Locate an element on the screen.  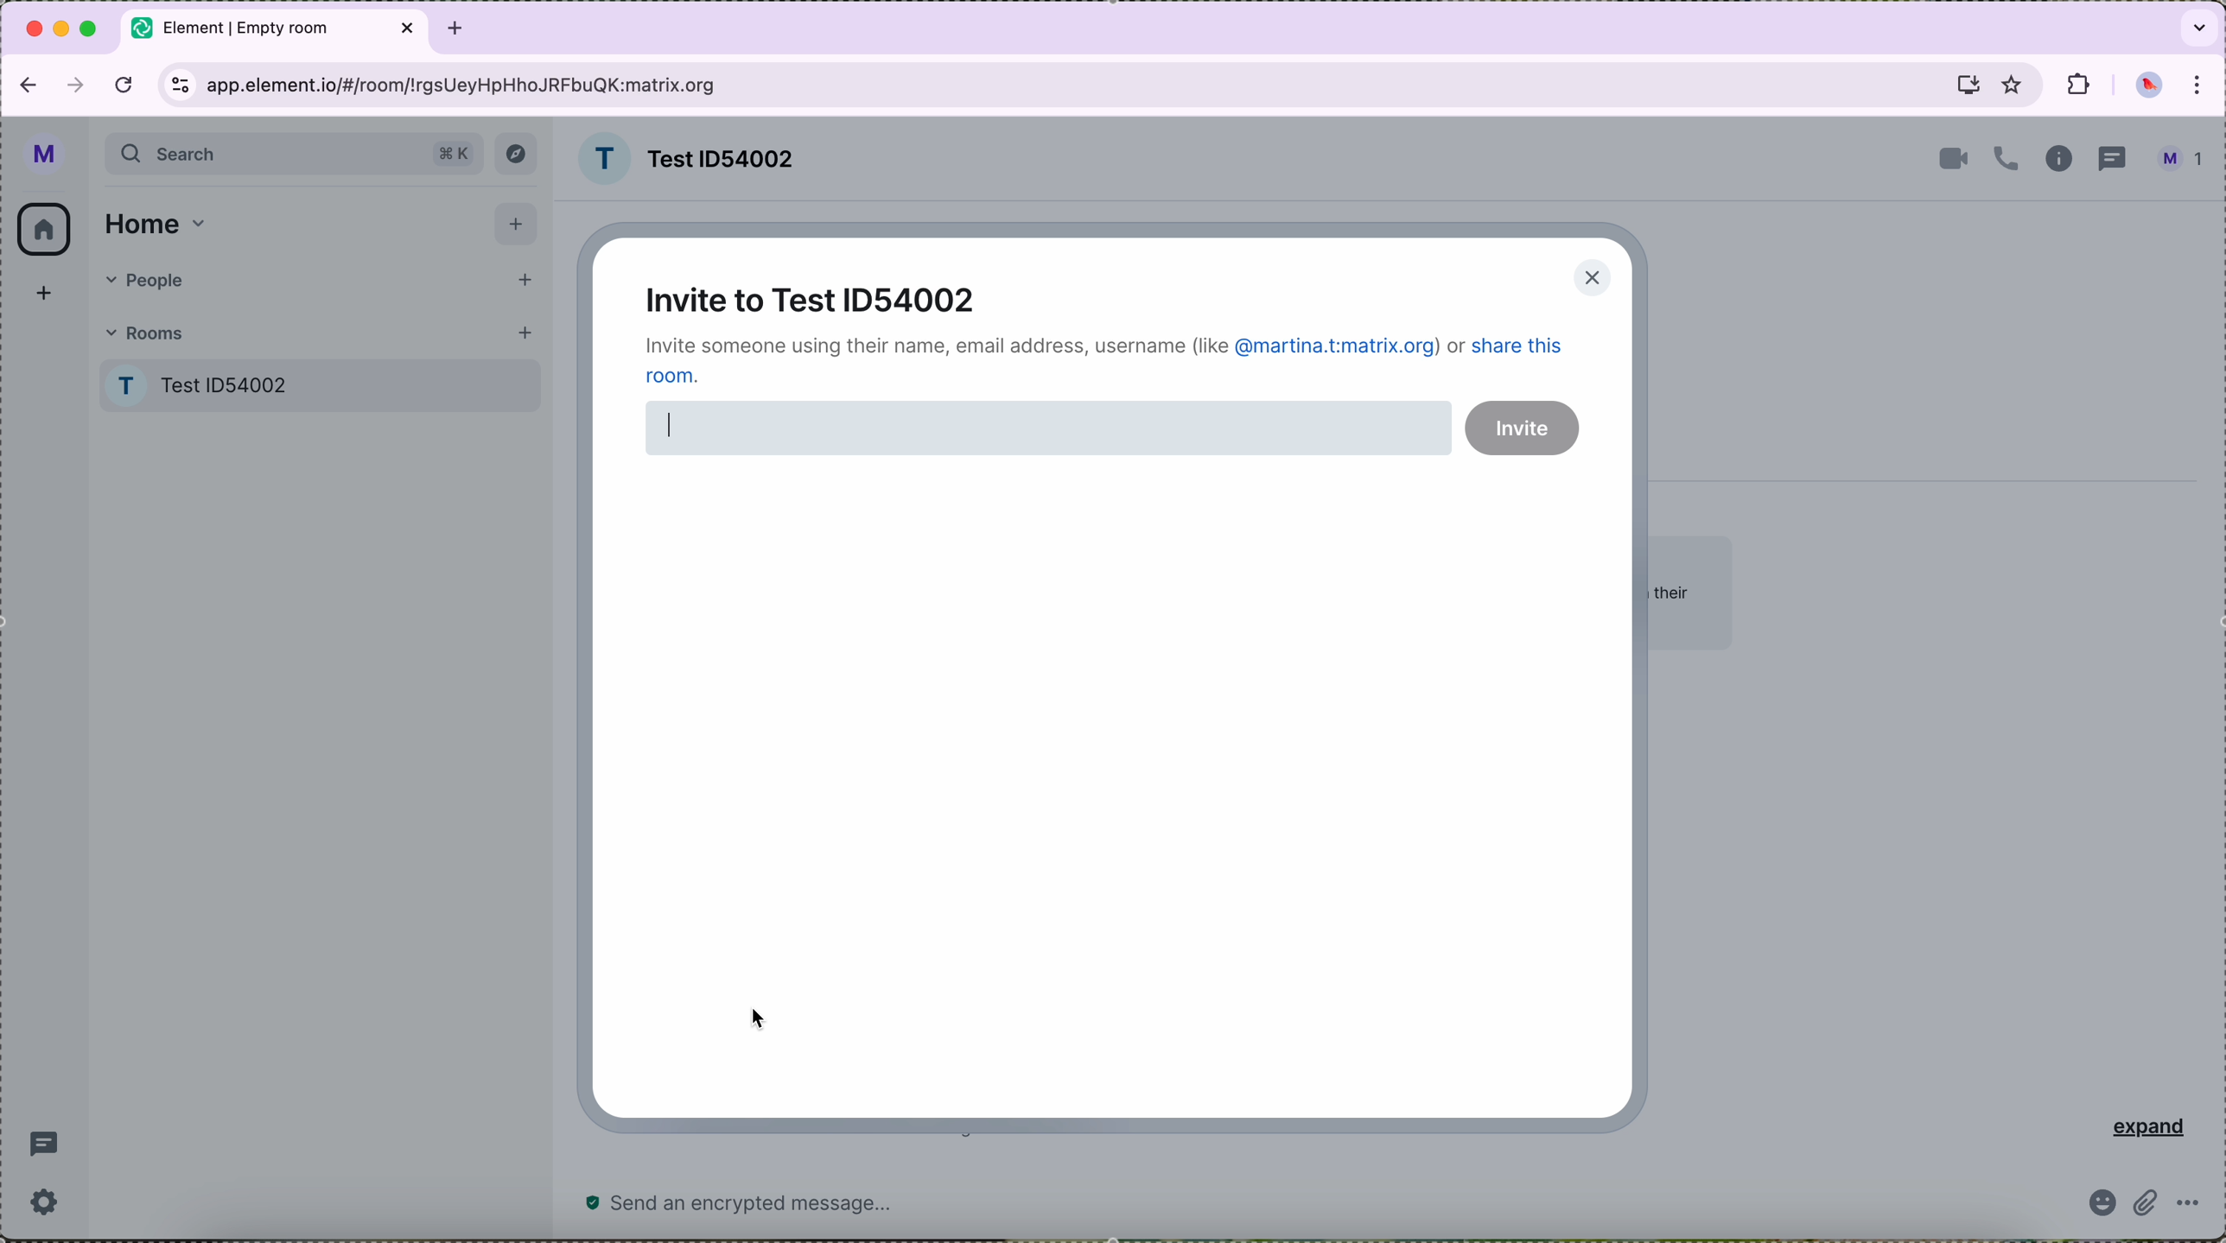
screen is located at coordinates (1964, 89).